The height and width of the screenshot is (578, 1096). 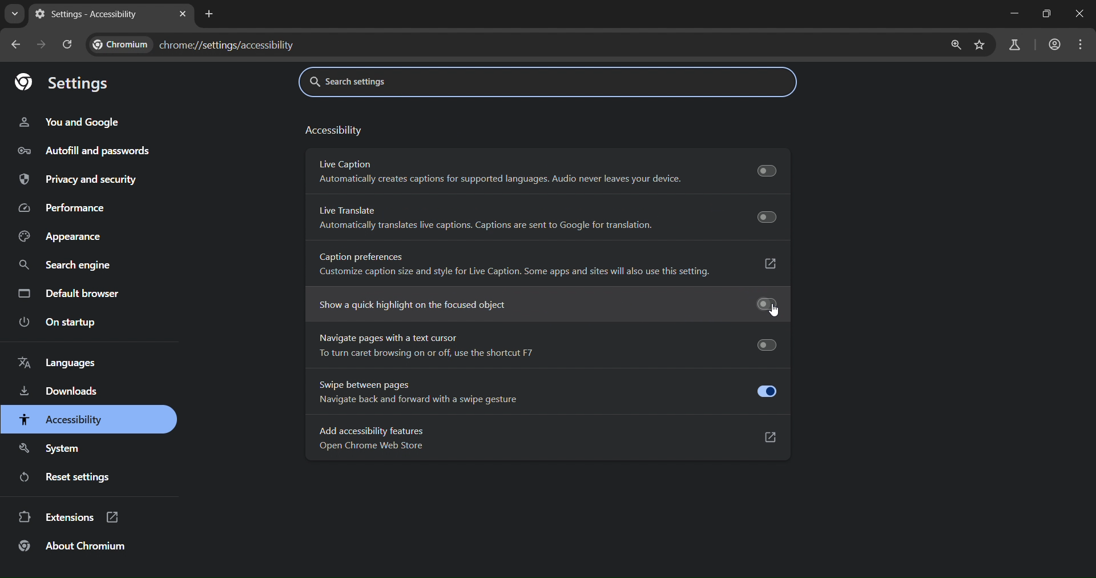 I want to click on menu, so click(x=1083, y=44).